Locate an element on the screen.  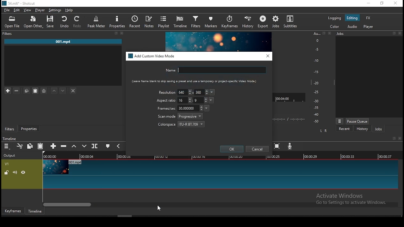
Au... is located at coordinates (316, 33).